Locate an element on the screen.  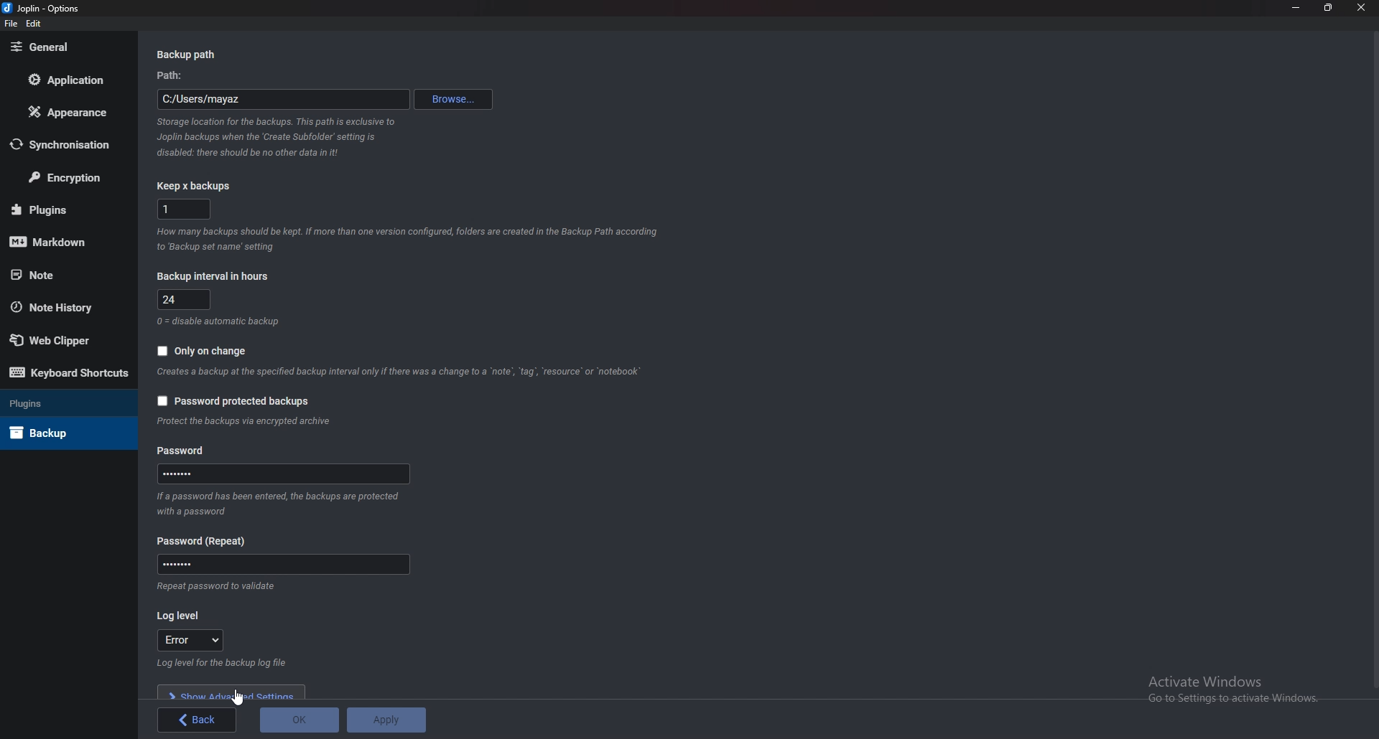
Back up is located at coordinates (59, 433).